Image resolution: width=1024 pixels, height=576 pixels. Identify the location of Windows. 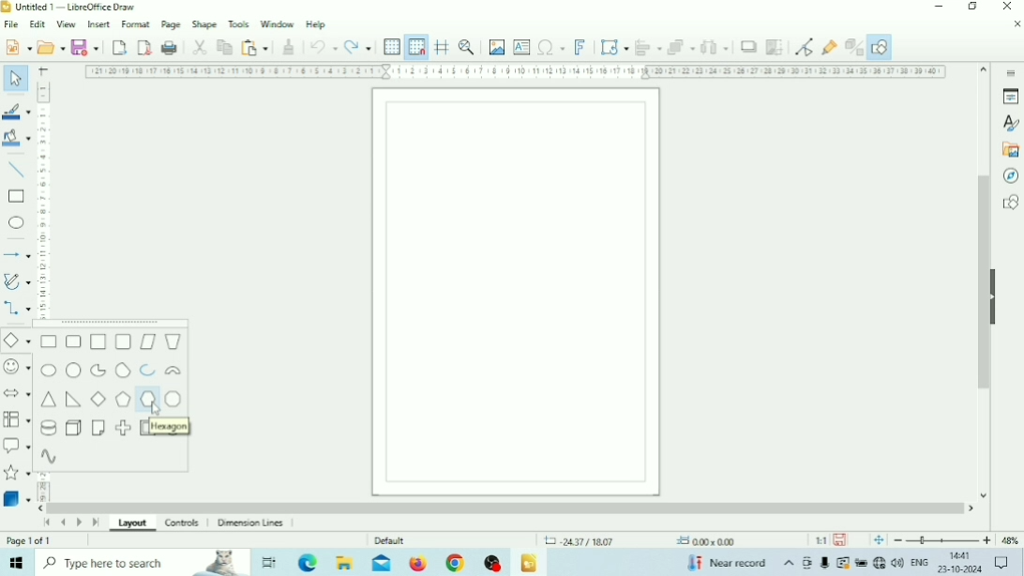
(15, 563).